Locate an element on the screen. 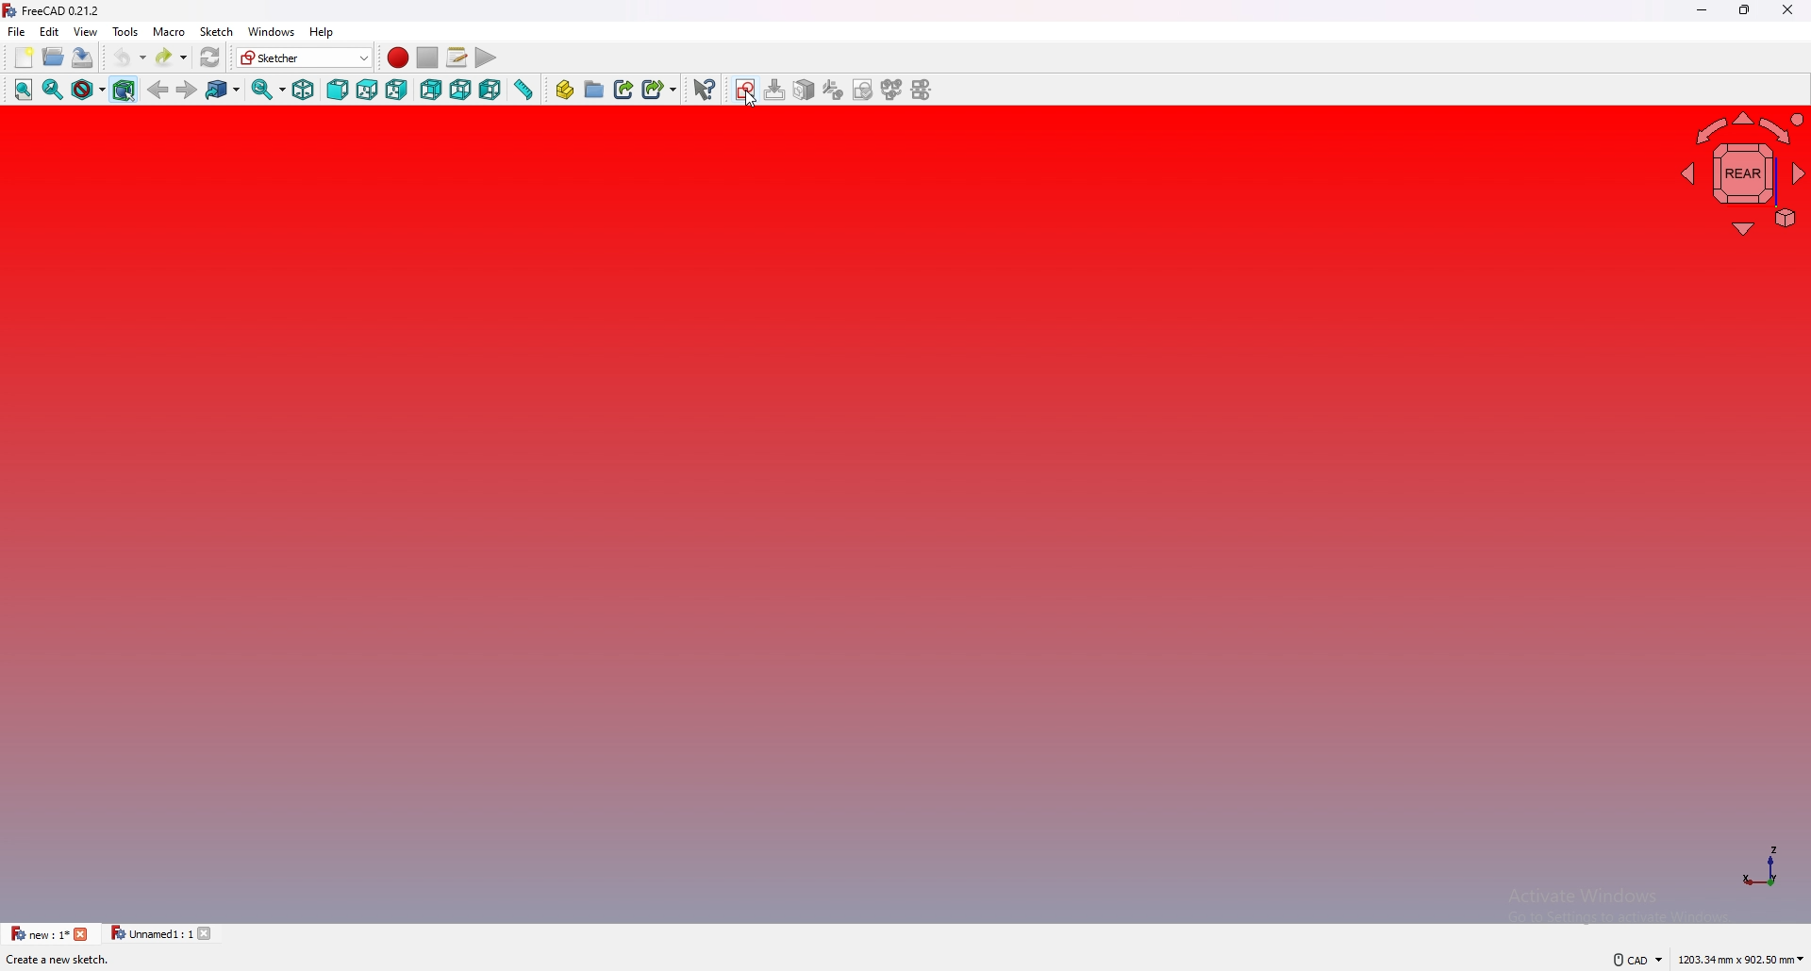 Image resolution: width=1811 pixels, height=971 pixels. bottom is located at coordinates (461, 90).